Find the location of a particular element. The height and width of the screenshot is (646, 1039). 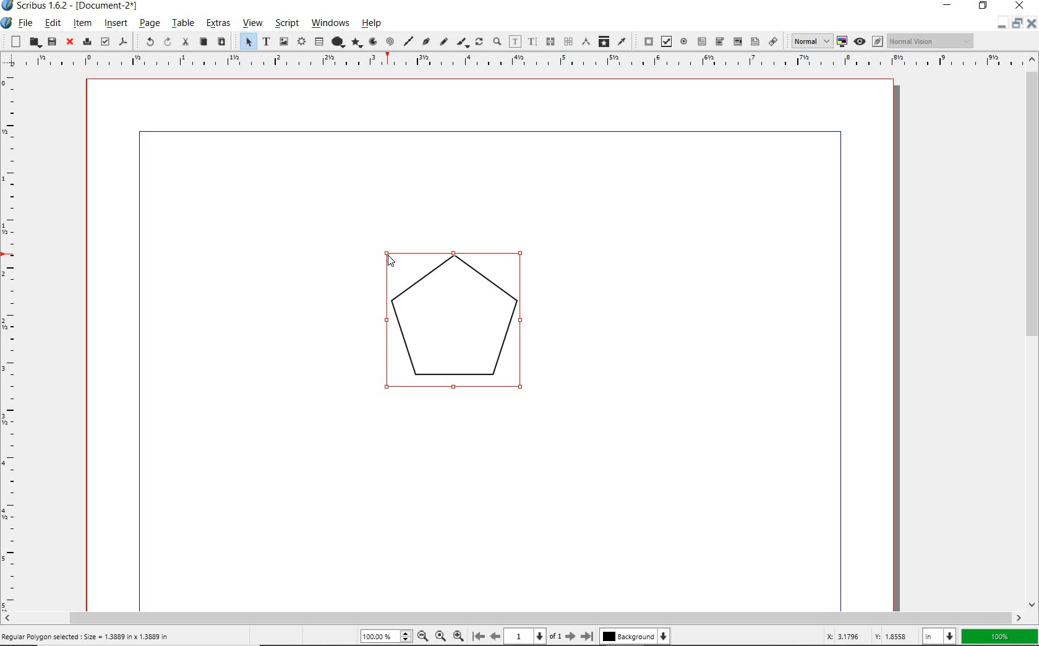

eye dropper is located at coordinates (622, 41).